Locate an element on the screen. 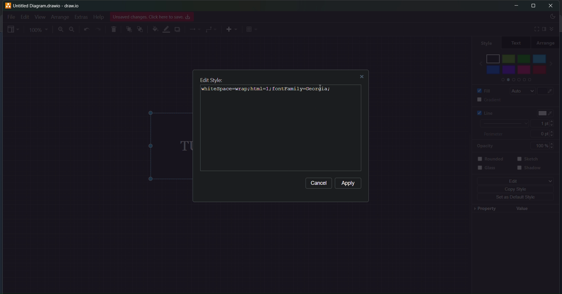  fullscreen is located at coordinates (534, 29).